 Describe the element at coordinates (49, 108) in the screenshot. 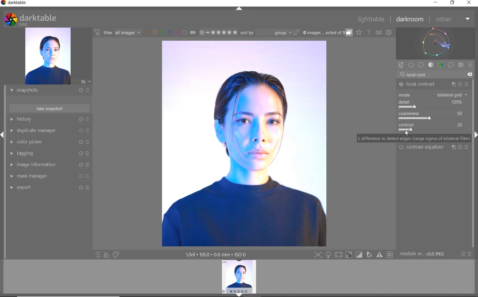

I see `TAKE SNAPSHOT` at that location.